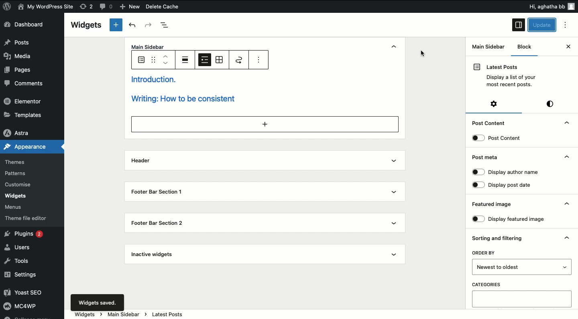 Image resolution: width=578 pixels, height=319 pixels. I want to click on logo, so click(8, 8).